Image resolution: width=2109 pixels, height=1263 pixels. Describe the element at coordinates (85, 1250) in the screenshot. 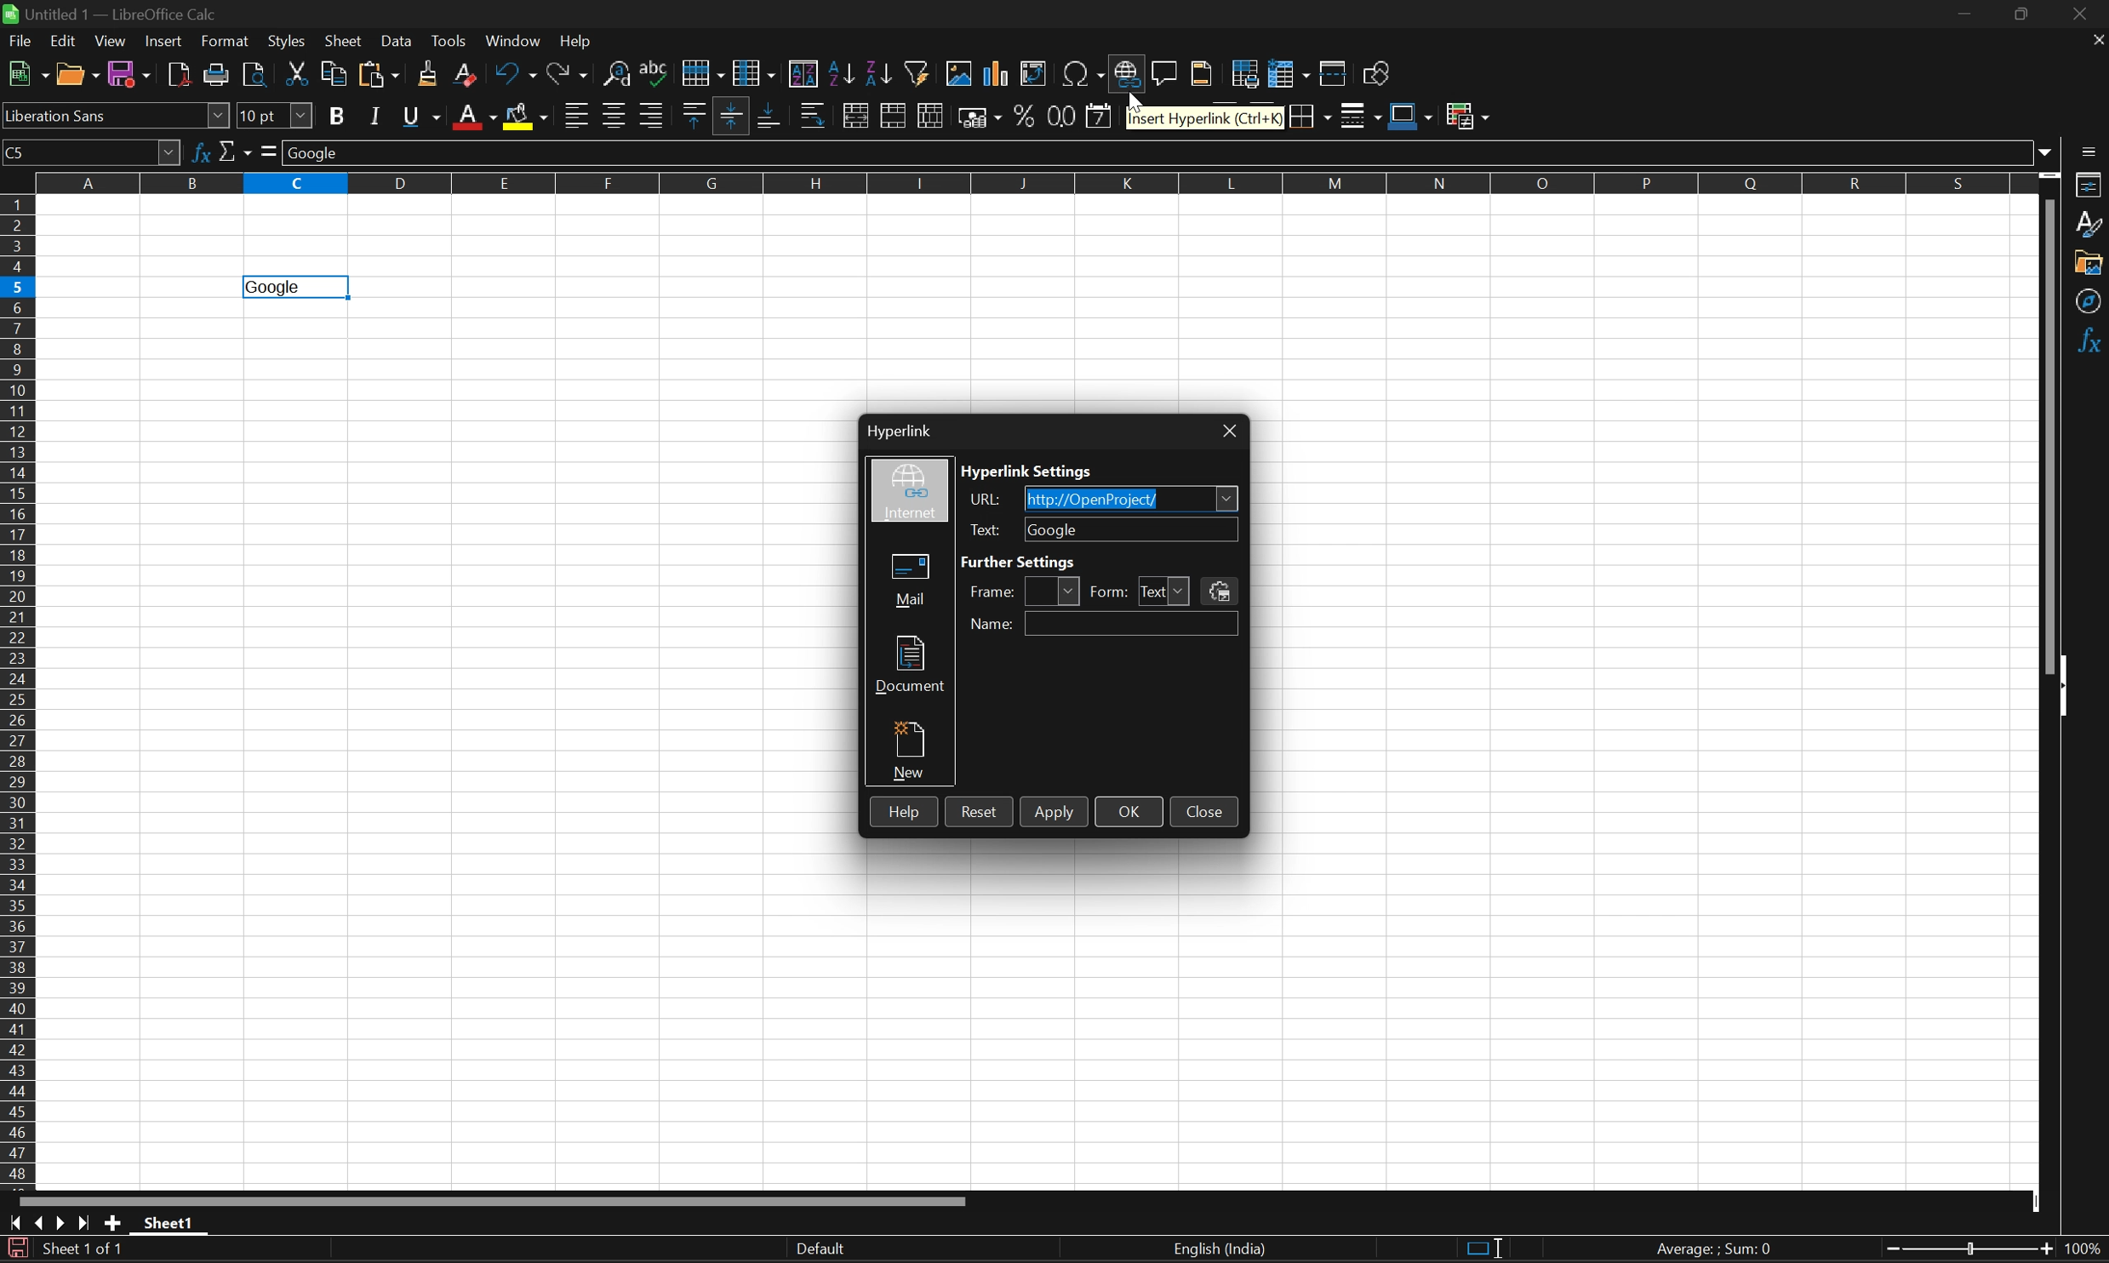

I see `Sheet 1 of 1` at that location.